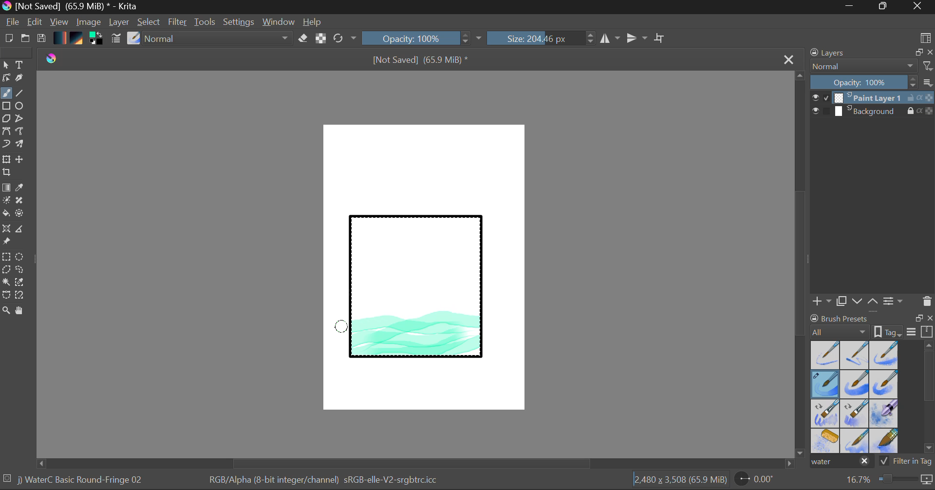 The width and height of the screenshot is (935, 490). What do you see at coordinates (542, 38) in the screenshot?
I see `Brush Size` at bounding box center [542, 38].